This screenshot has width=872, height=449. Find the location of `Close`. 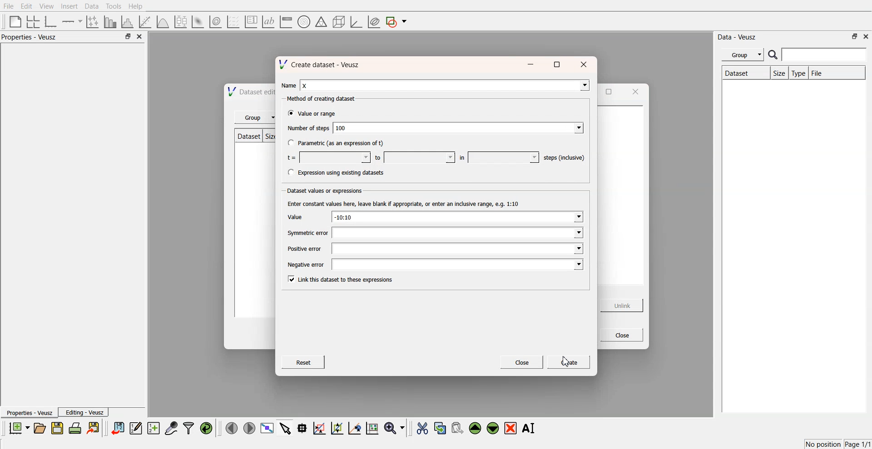

Close is located at coordinates (523, 361).